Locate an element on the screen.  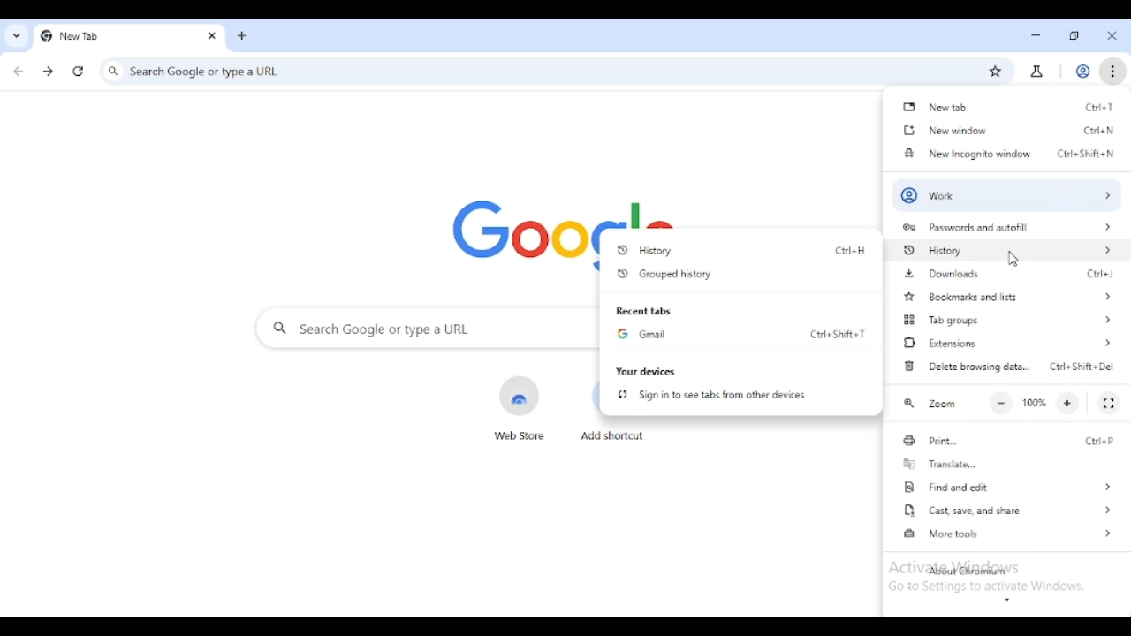
profile is located at coordinates (1083, 72).